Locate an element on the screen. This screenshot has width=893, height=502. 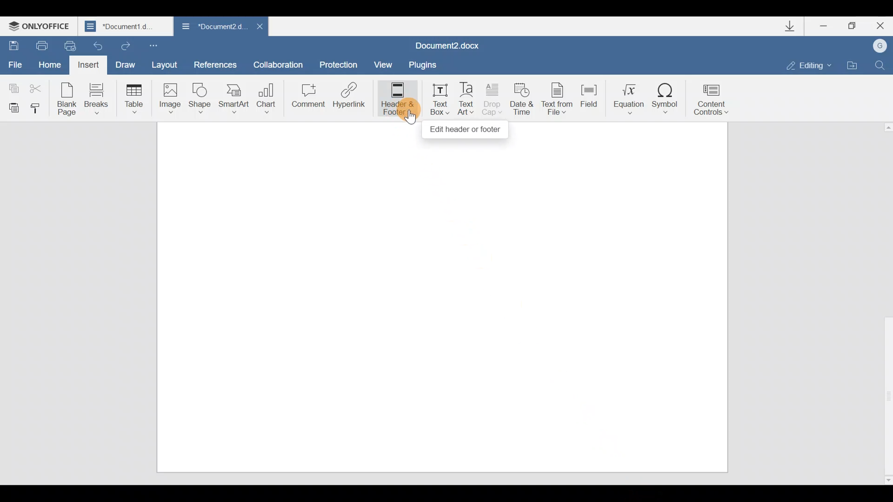
Insert is located at coordinates (87, 65).